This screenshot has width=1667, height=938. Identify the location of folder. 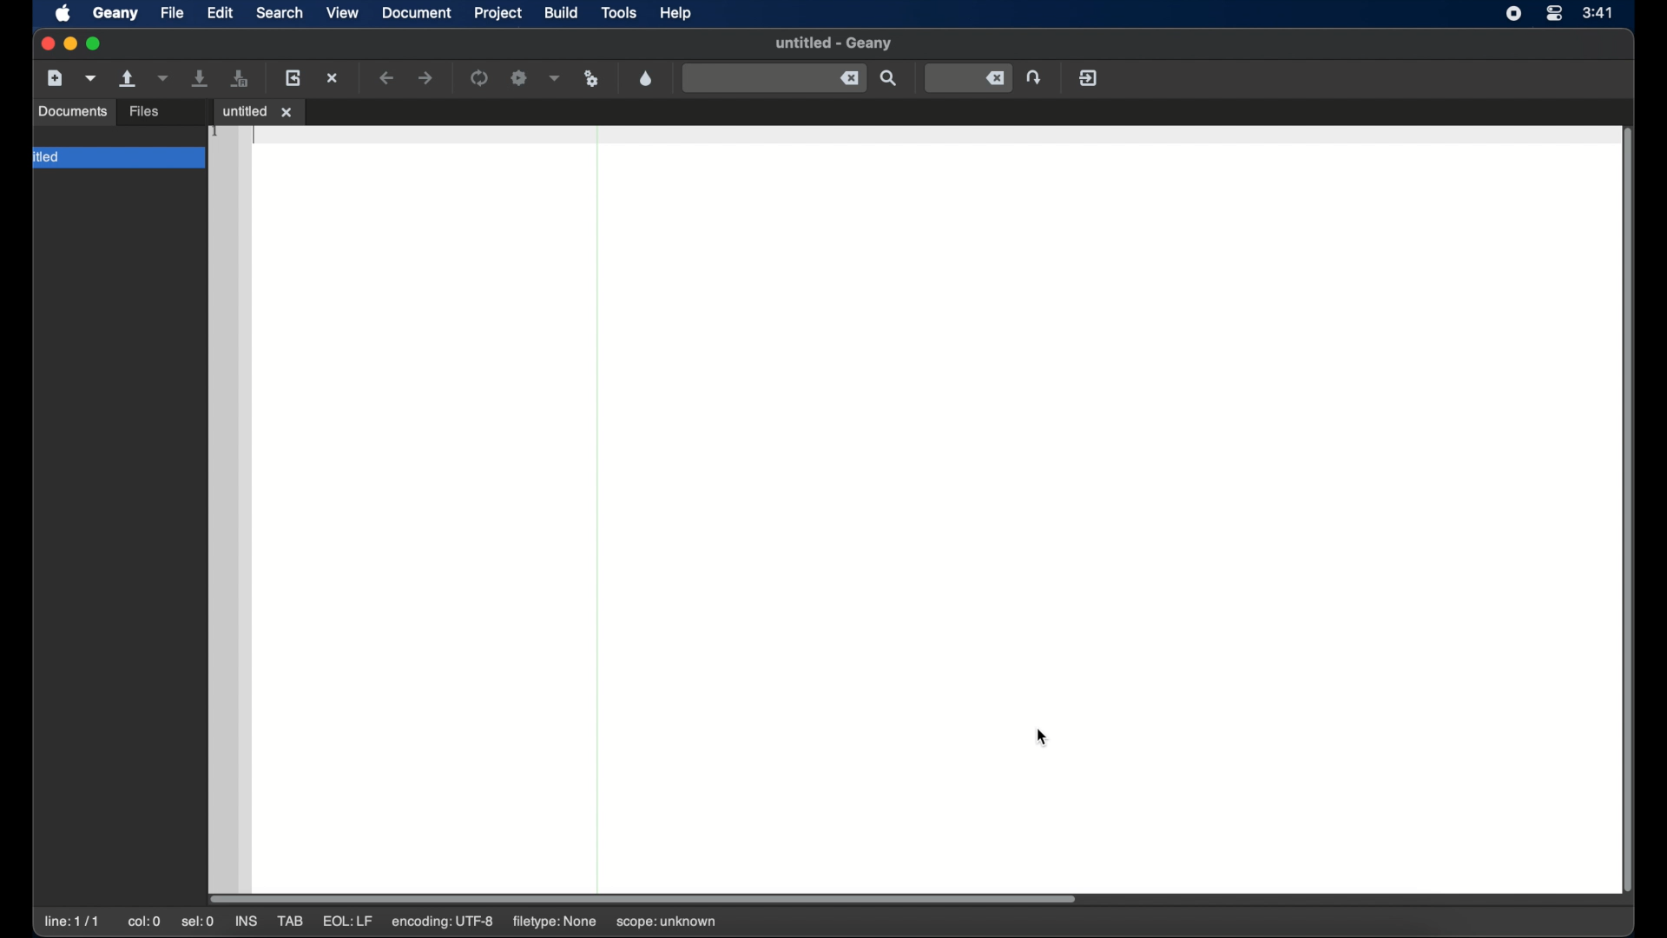
(49, 135).